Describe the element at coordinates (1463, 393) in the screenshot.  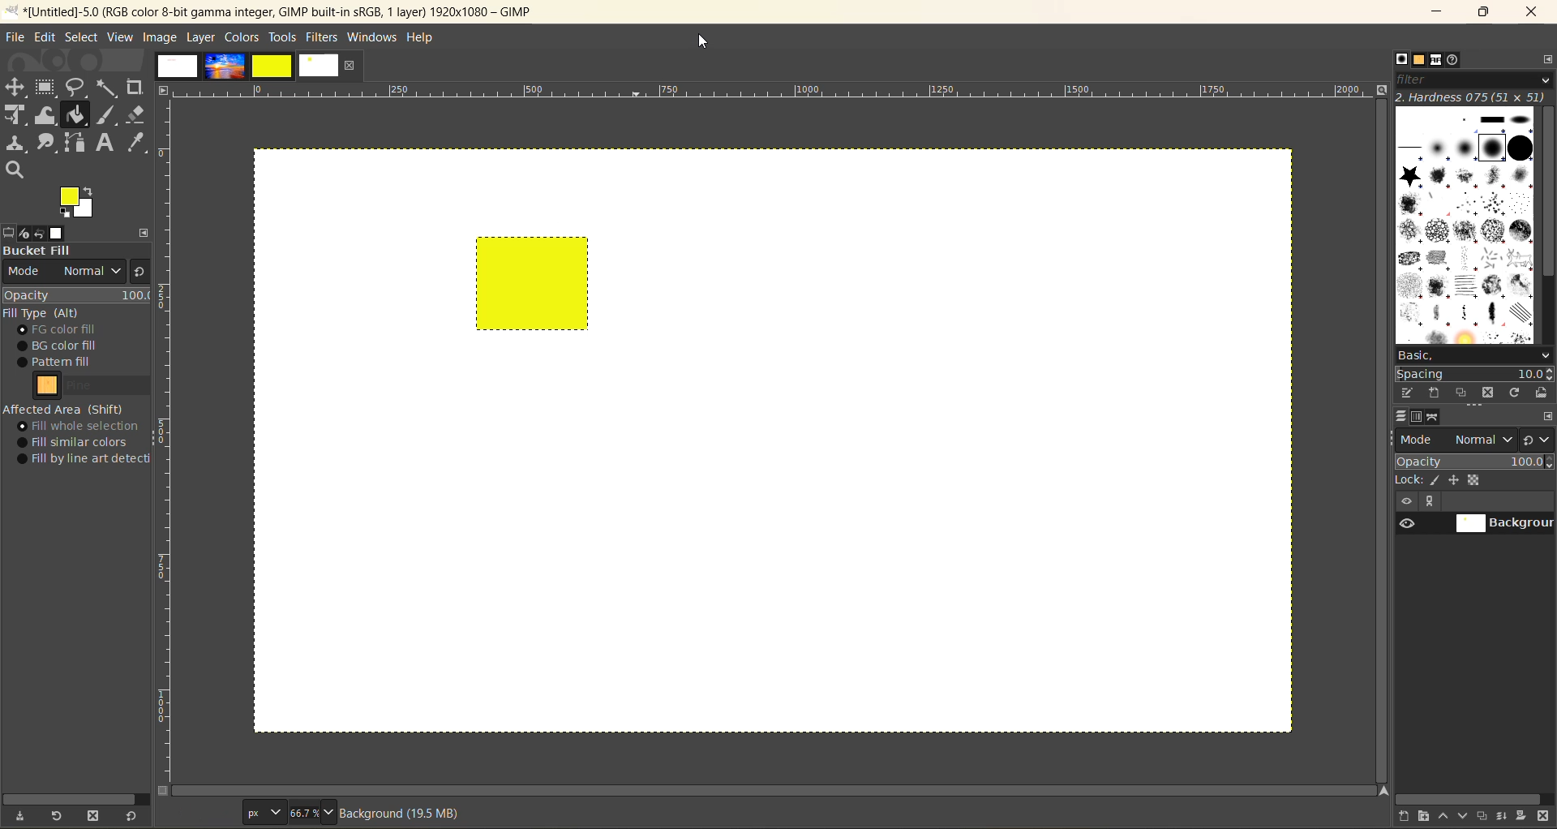
I see `duplicate this brush` at that location.